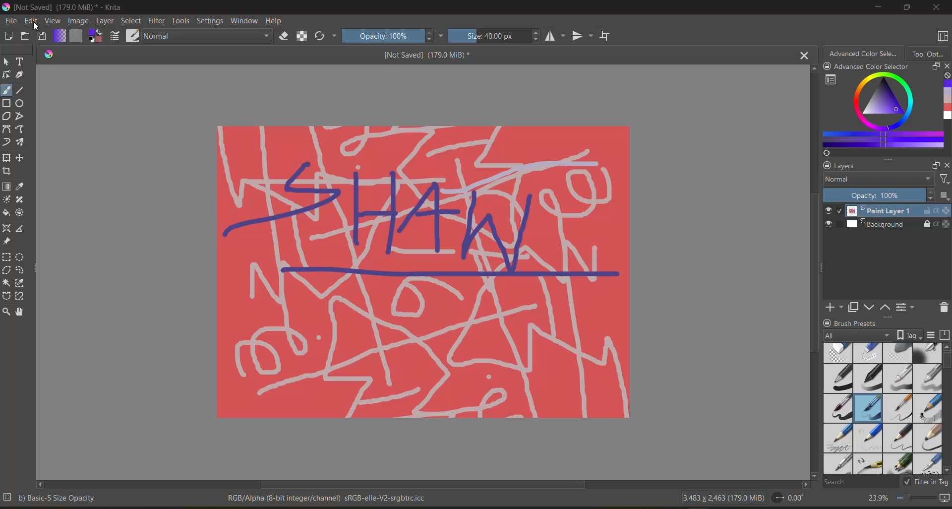  I want to click on dynamic brush tool, so click(7, 142).